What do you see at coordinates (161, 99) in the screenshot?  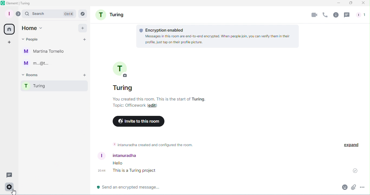 I see `you created this room.` at bounding box center [161, 99].